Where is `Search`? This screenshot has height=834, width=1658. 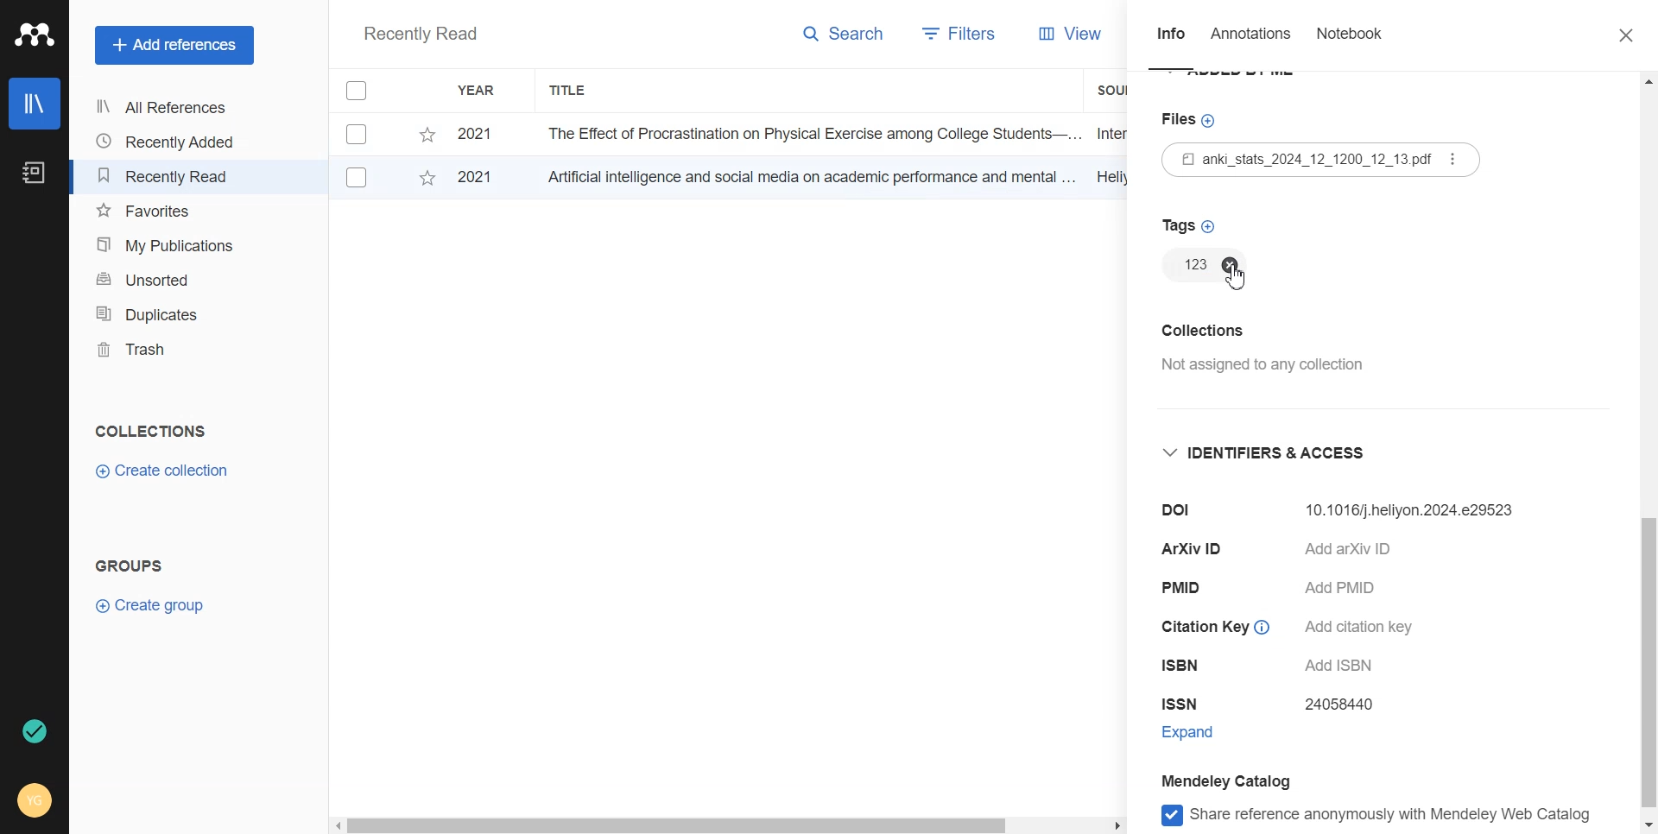
Search is located at coordinates (845, 37).